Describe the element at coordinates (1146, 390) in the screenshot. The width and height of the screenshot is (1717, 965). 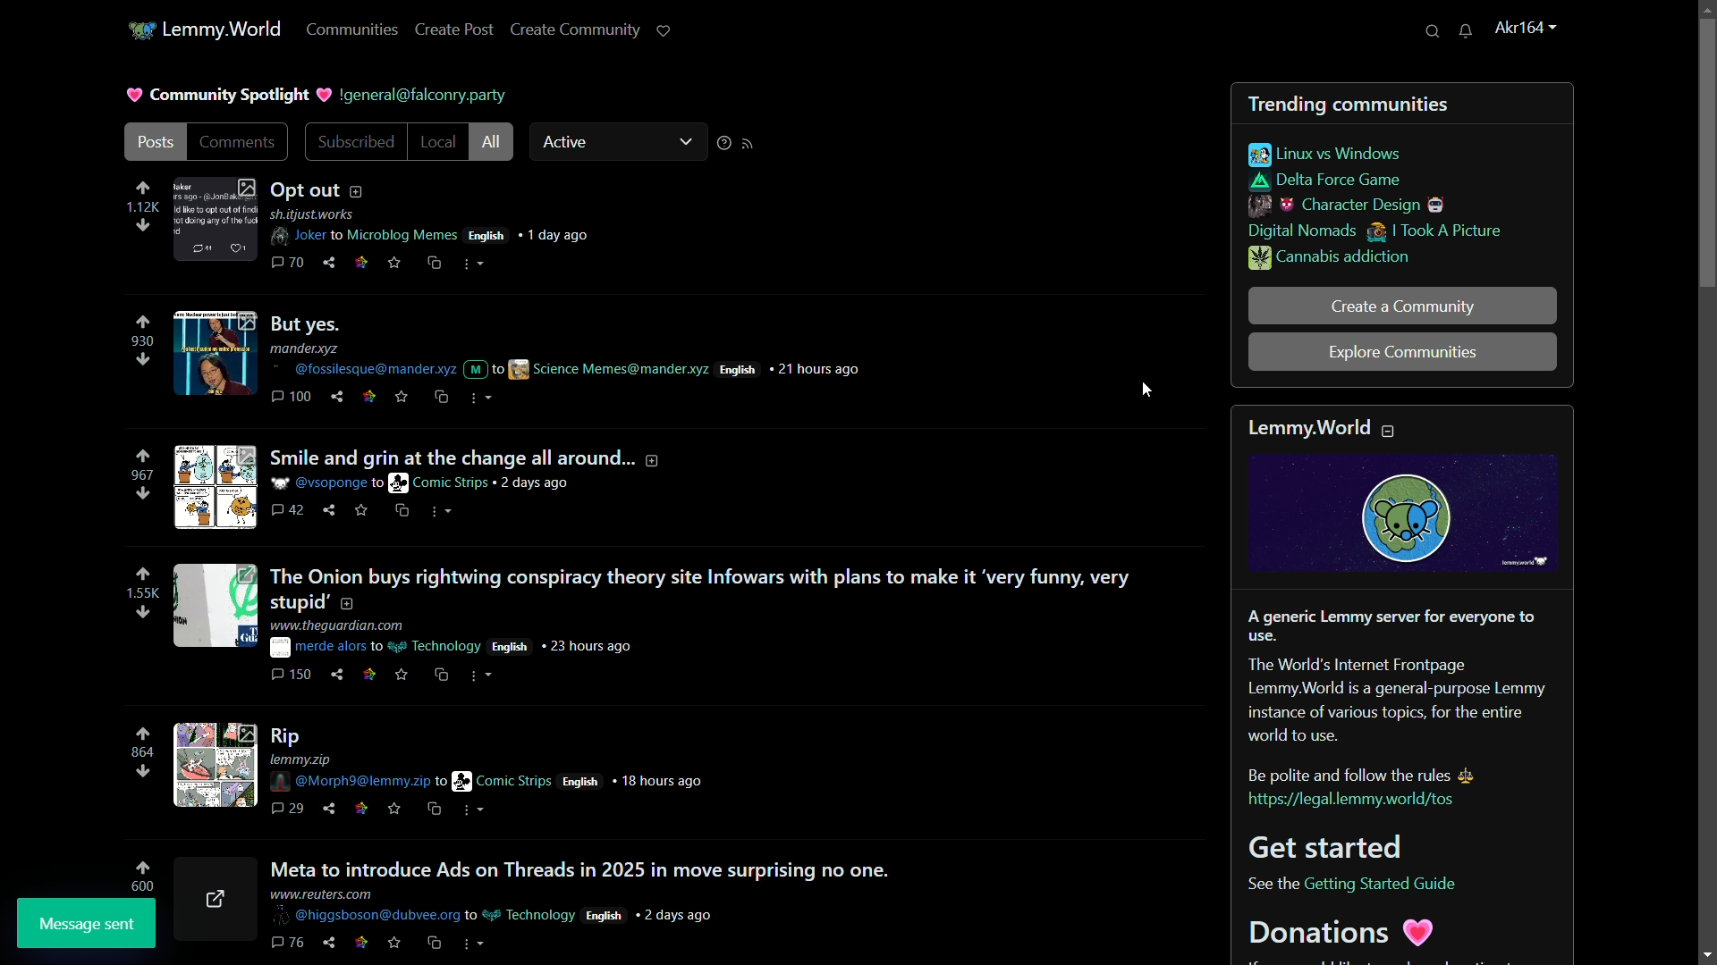
I see `cursor` at that location.